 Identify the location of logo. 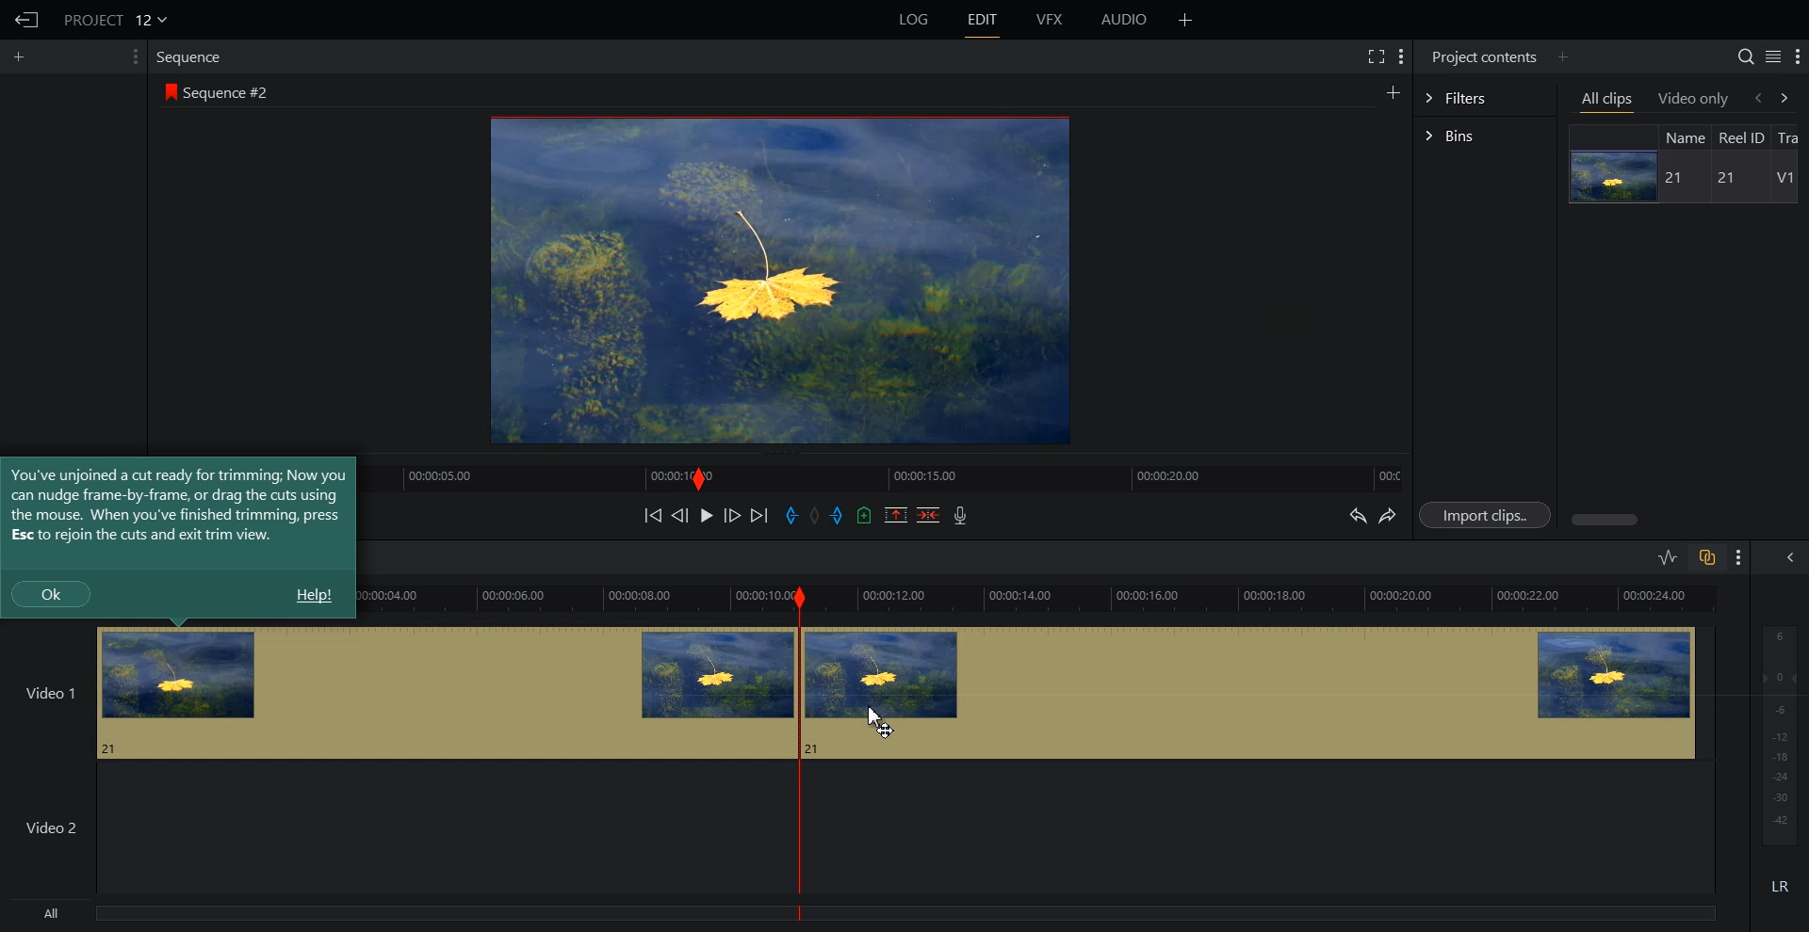
(168, 90).